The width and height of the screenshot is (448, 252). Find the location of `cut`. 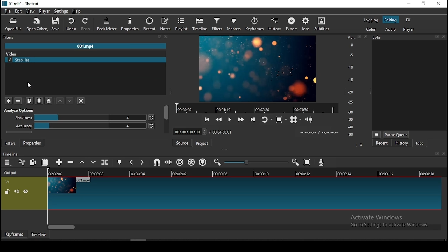

cut is located at coordinates (22, 162).